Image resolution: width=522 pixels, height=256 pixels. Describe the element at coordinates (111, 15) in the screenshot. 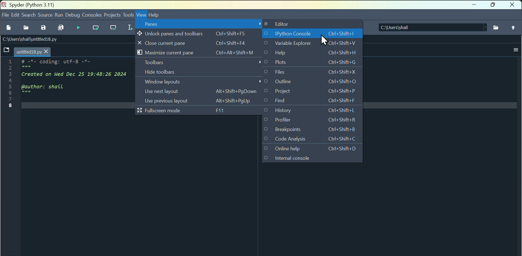

I see `Project` at that location.